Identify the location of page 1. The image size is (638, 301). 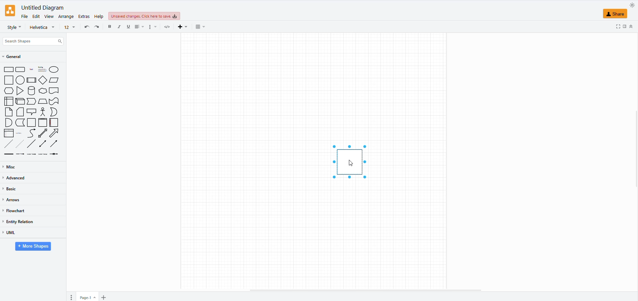
(86, 298).